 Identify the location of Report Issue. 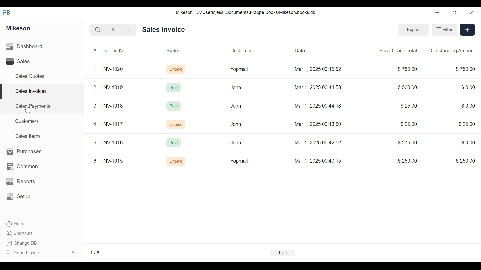
(25, 253).